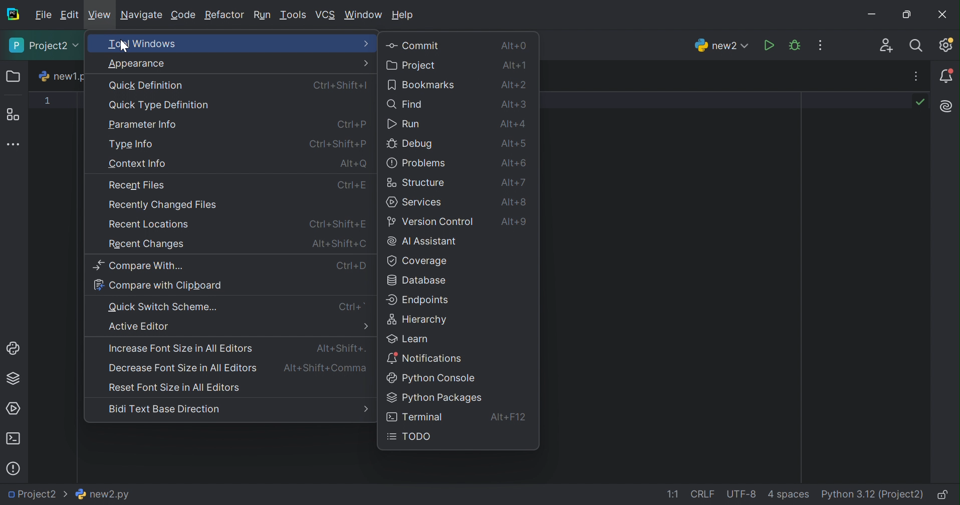 The width and height of the screenshot is (960, 505). What do you see at coordinates (365, 44) in the screenshot?
I see `More` at bounding box center [365, 44].